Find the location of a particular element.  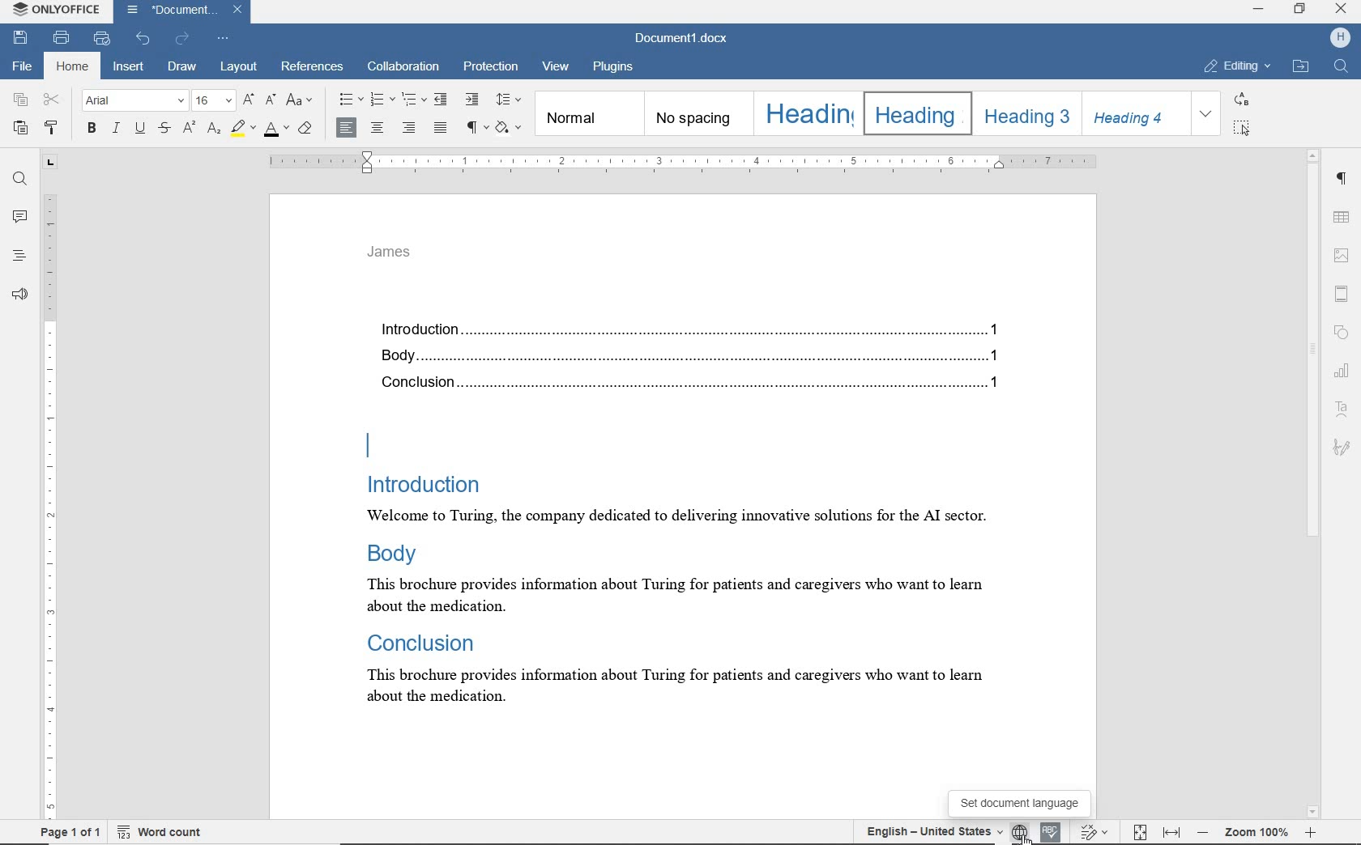

clear style is located at coordinates (307, 129).